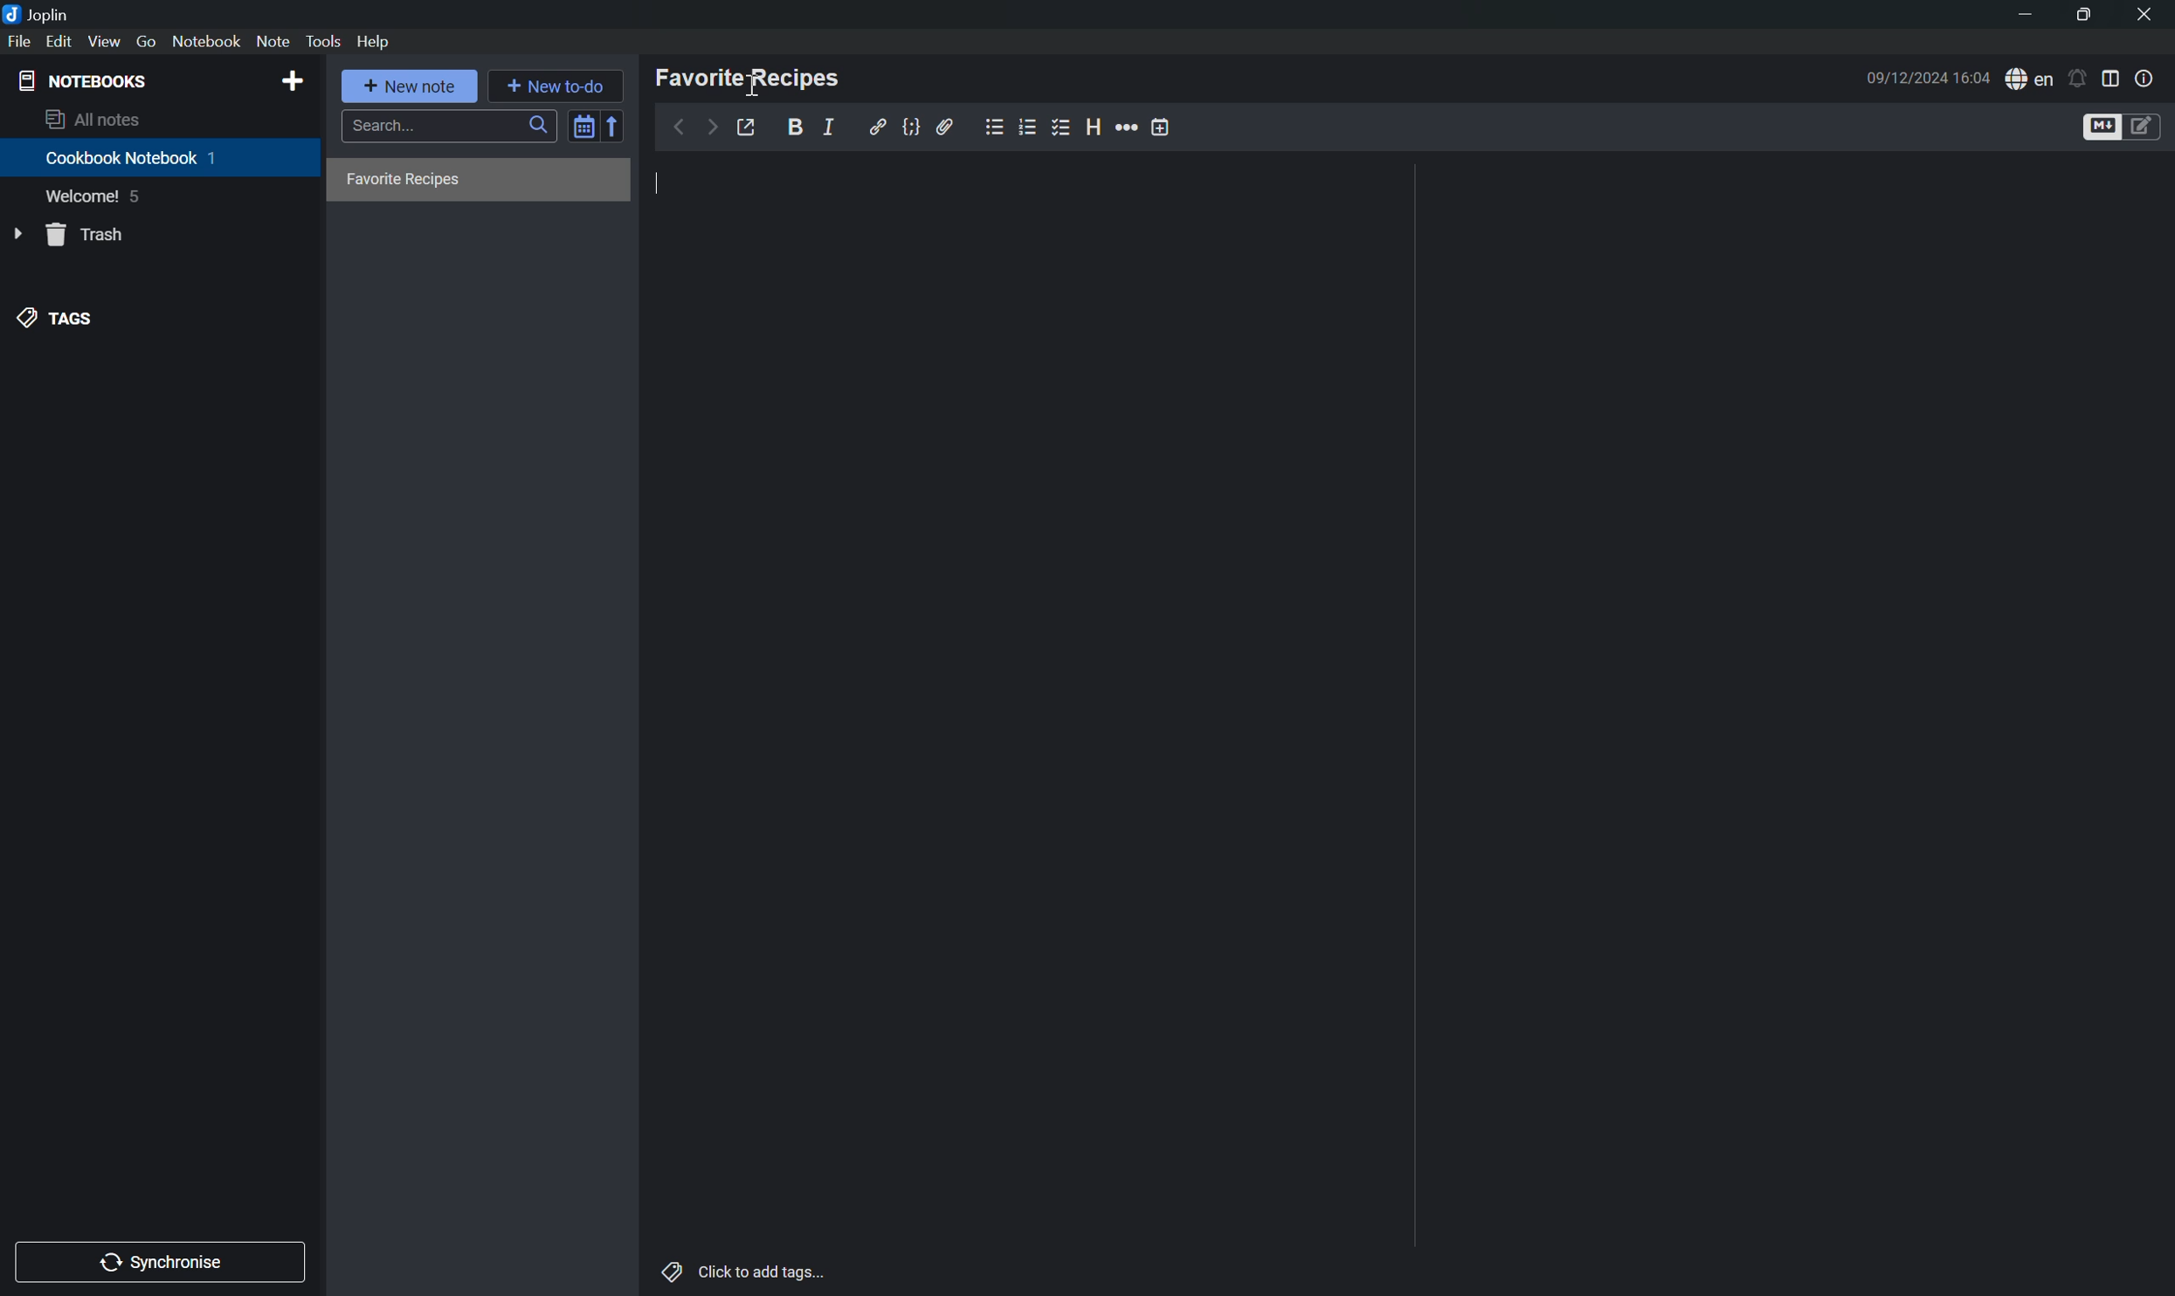  What do you see at coordinates (677, 128) in the screenshot?
I see `Back` at bounding box center [677, 128].